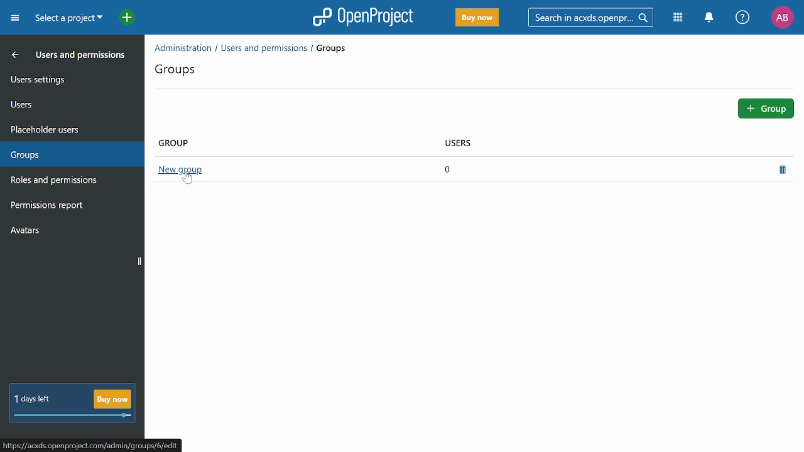 Image resolution: width=804 pixels, height=452 pixels. I want to click on Users and permissoins, so click(82, 57).